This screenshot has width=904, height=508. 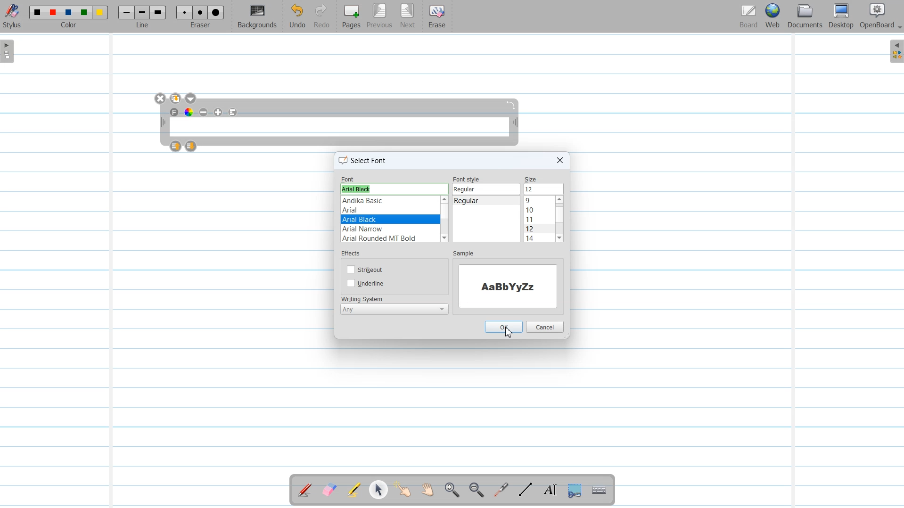 What do you see at coordinates (191, 146) in the screenshot?
I see `Layer Down` at bounding box center [191, 146].